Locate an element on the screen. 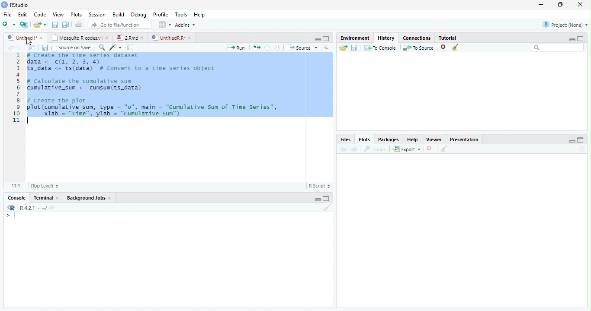  Zoom is located at coordinates (375, 149).